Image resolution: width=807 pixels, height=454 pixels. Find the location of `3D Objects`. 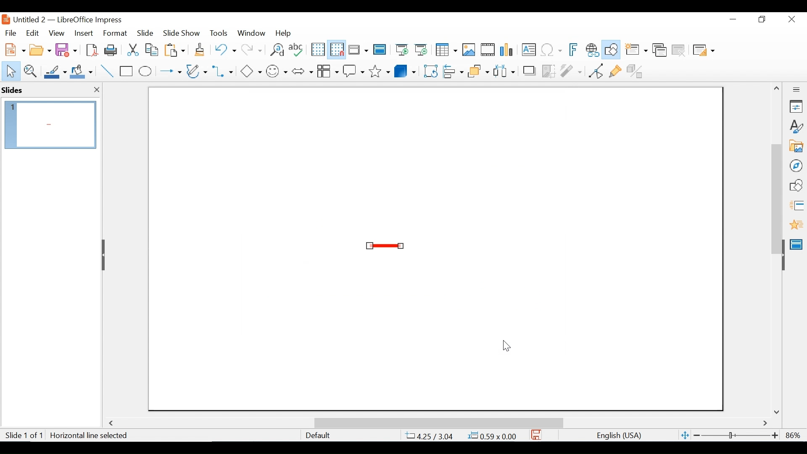

3D Objects is located at coordinates (405, 70).